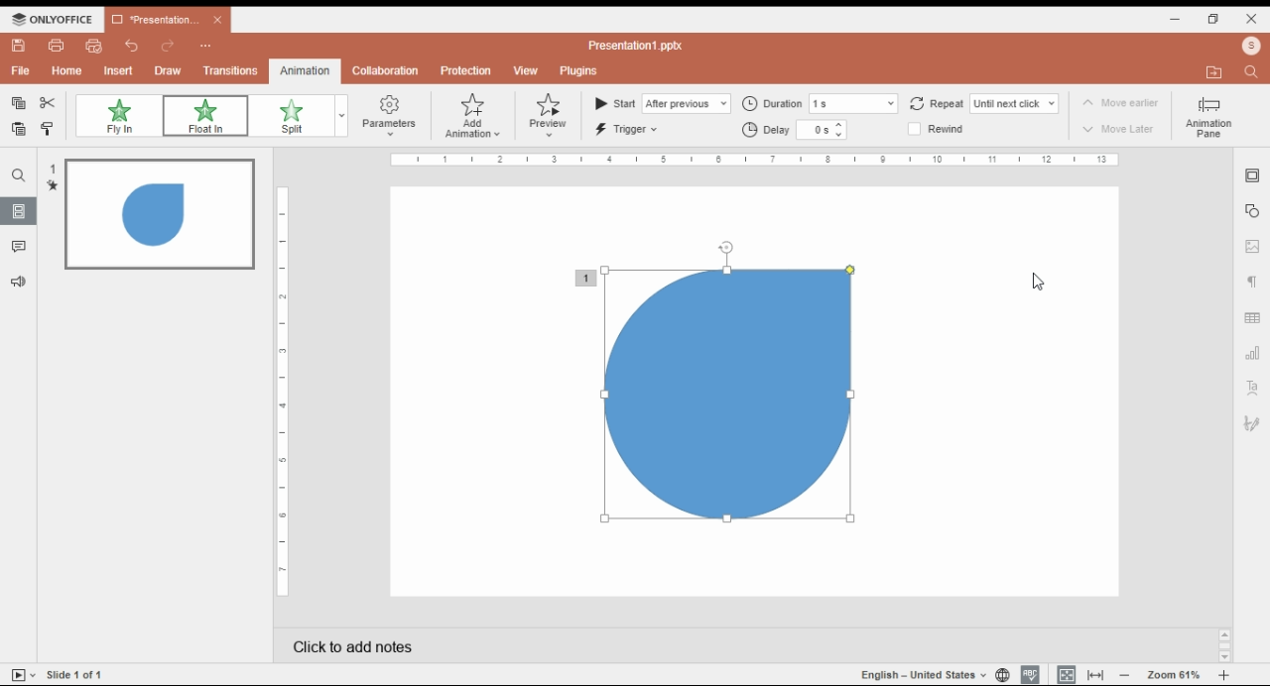  Describe the element at coordinates (19, 104) in the screenshot. I see `copy` at that location.